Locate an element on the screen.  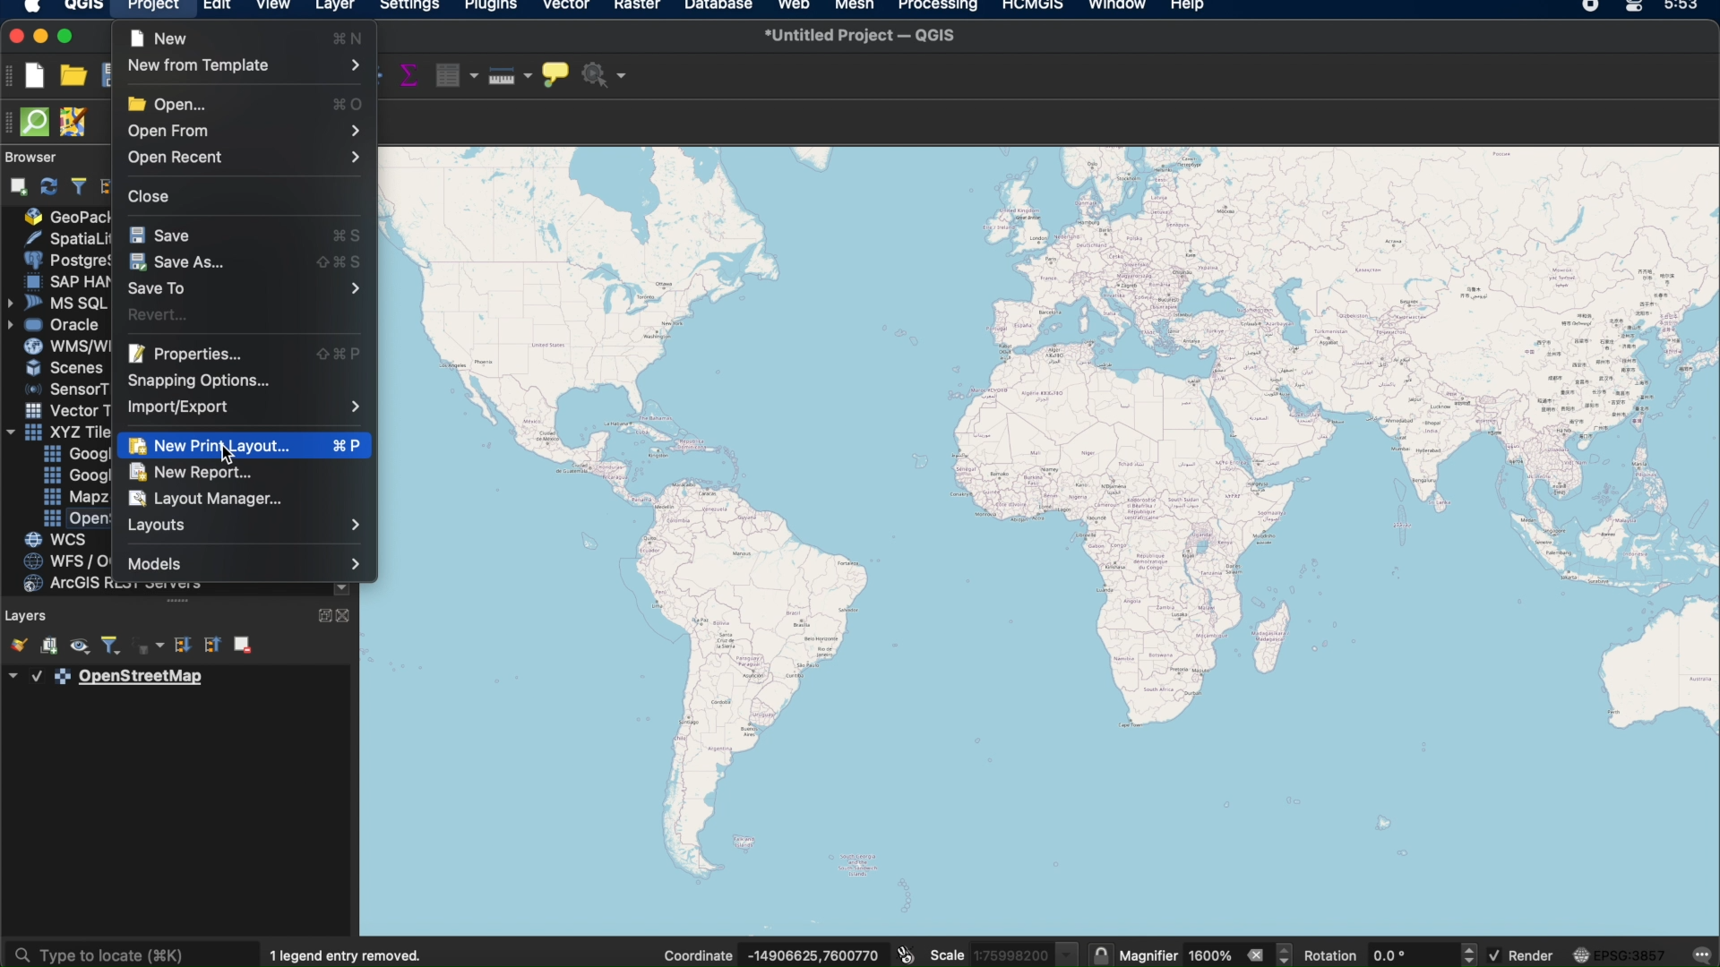
Open is located at coordinates (246, 102).